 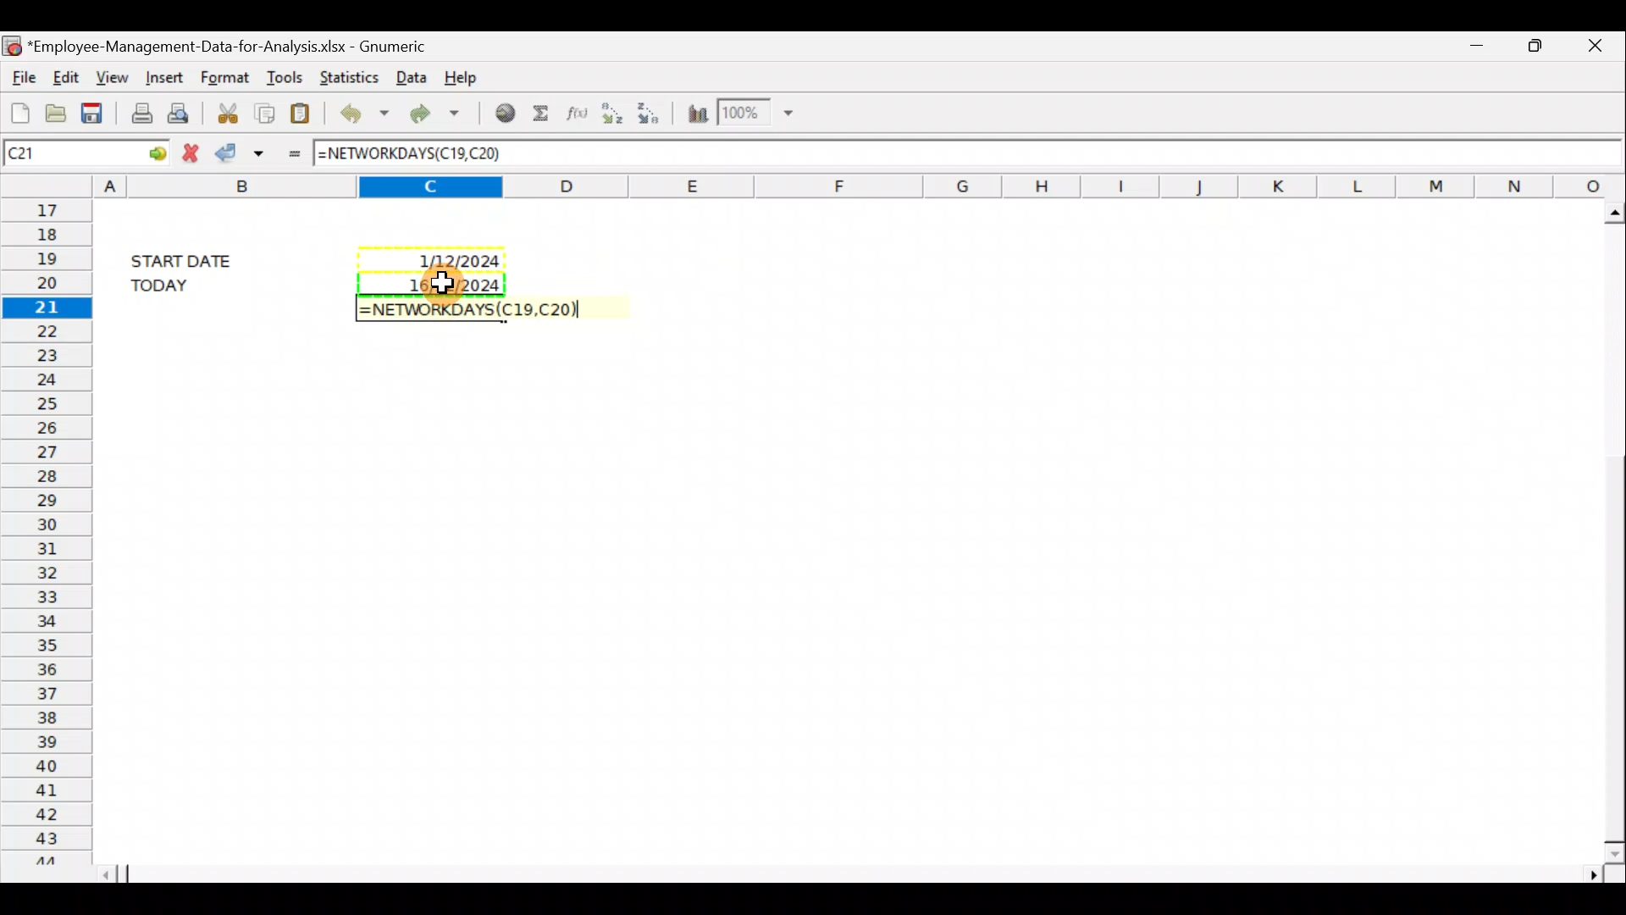 I want to click on GO TO, so click(x=142, y=152).